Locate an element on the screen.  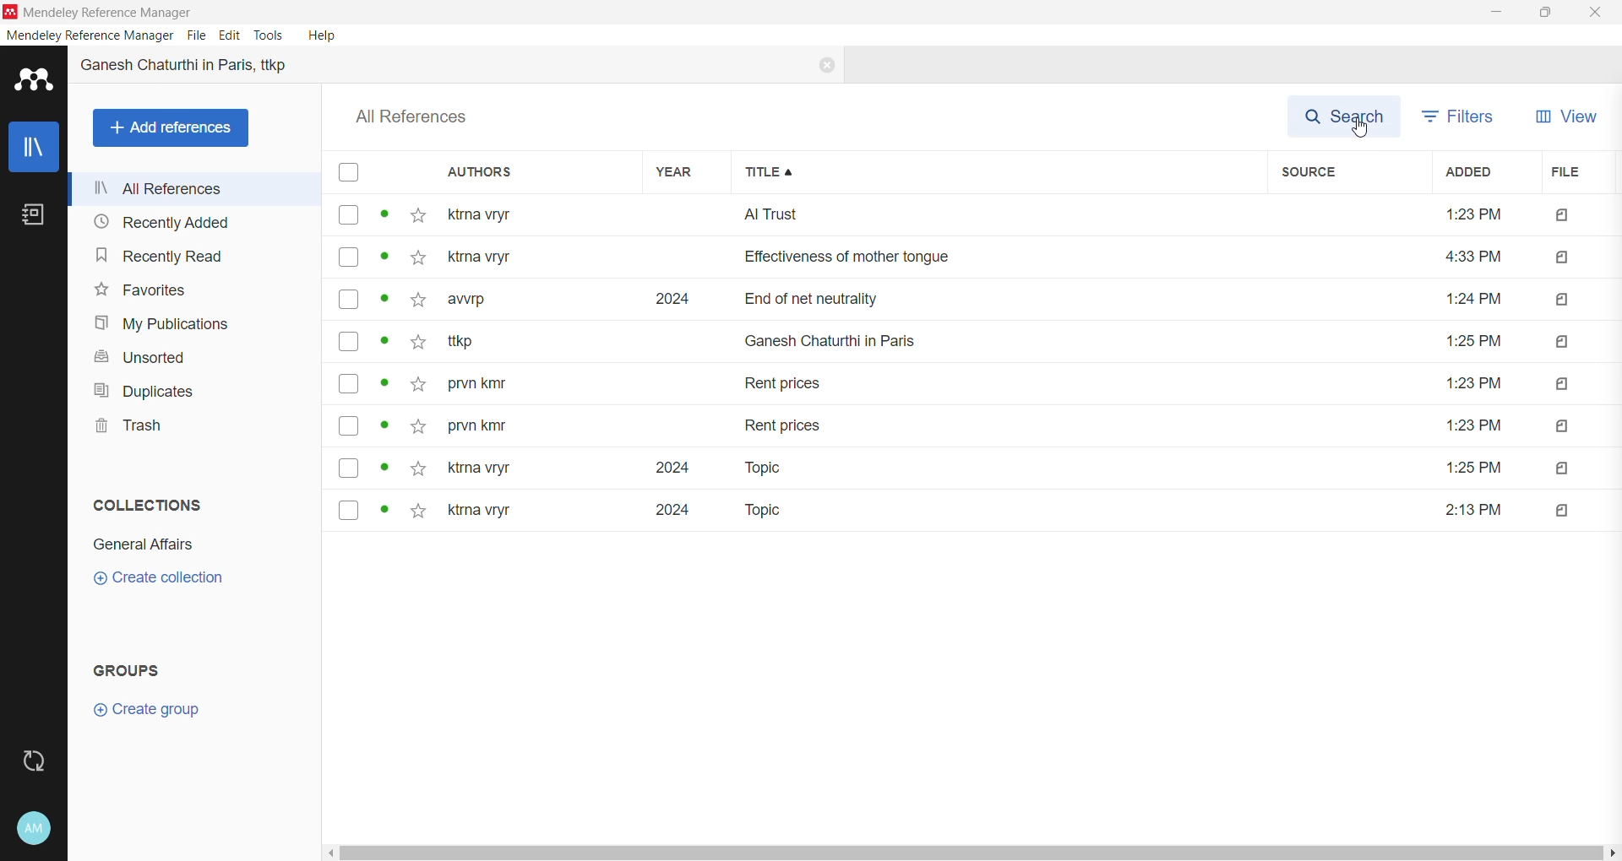
ktrna vryr Effectiveness of mother tongue 4:33 PM is located at coordinates (977, 257).